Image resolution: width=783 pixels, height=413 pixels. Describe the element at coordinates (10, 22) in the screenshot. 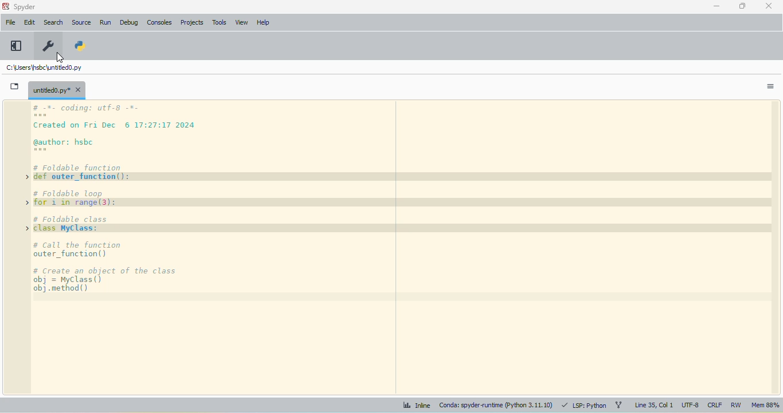

I see `file` at that location.